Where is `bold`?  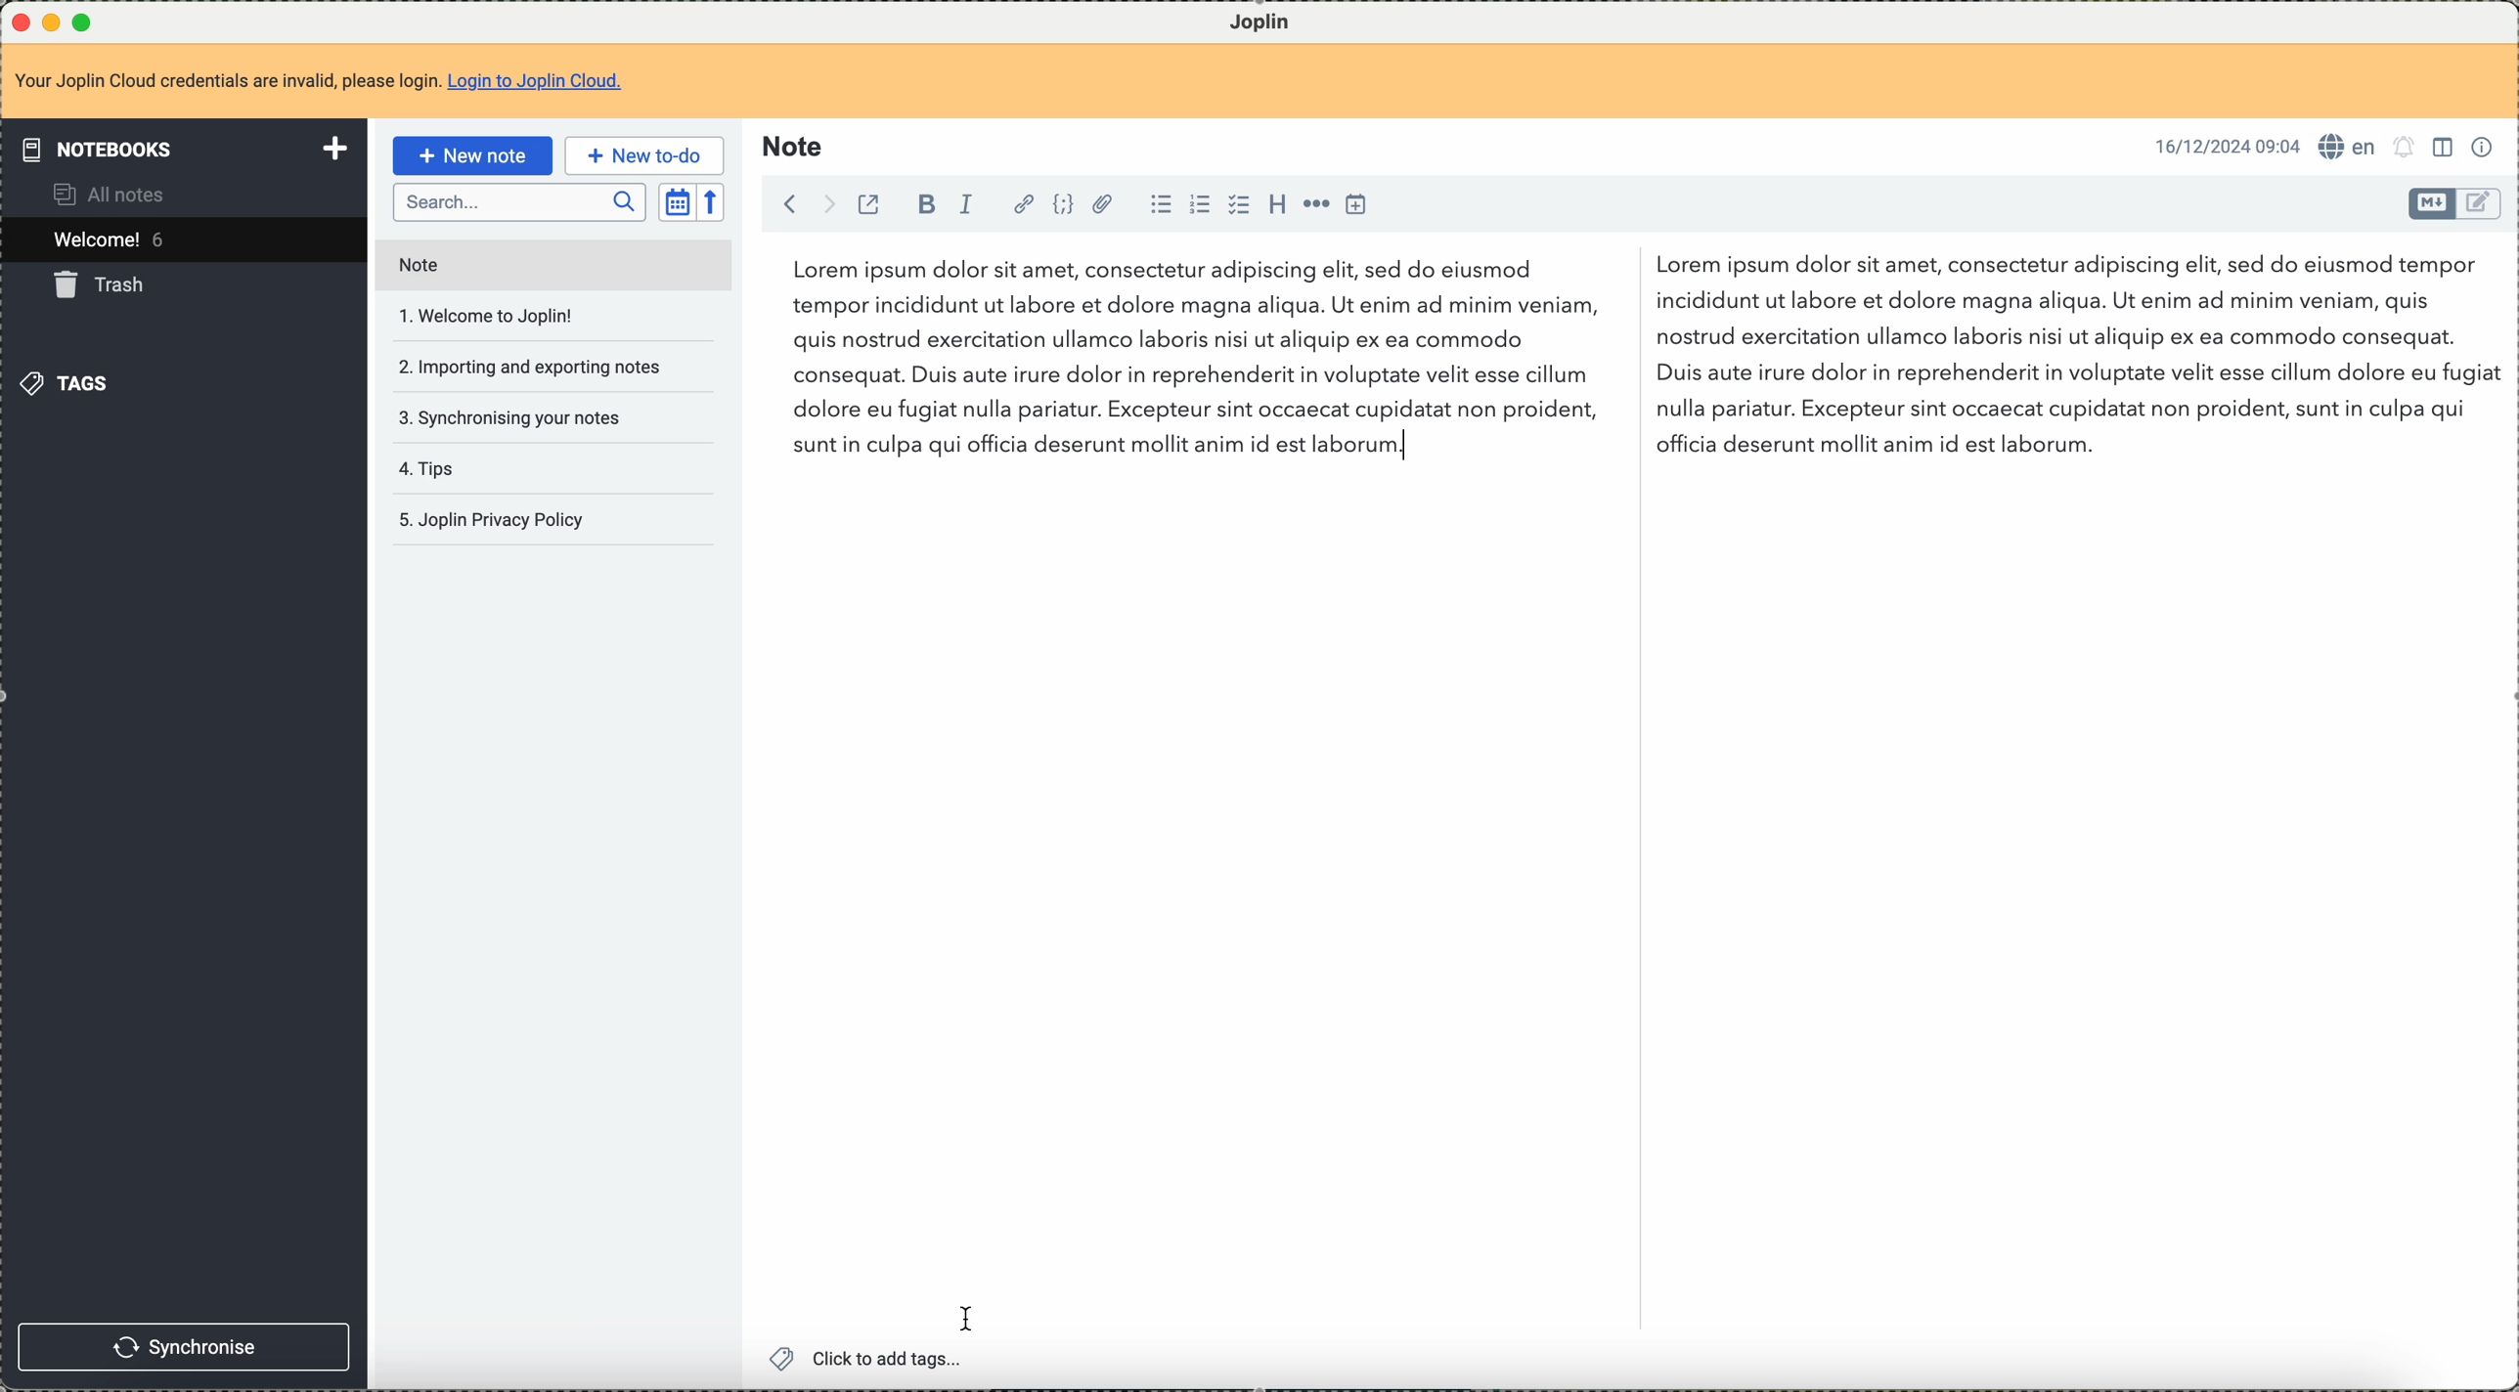
bold is located at coordinates (926, 204).